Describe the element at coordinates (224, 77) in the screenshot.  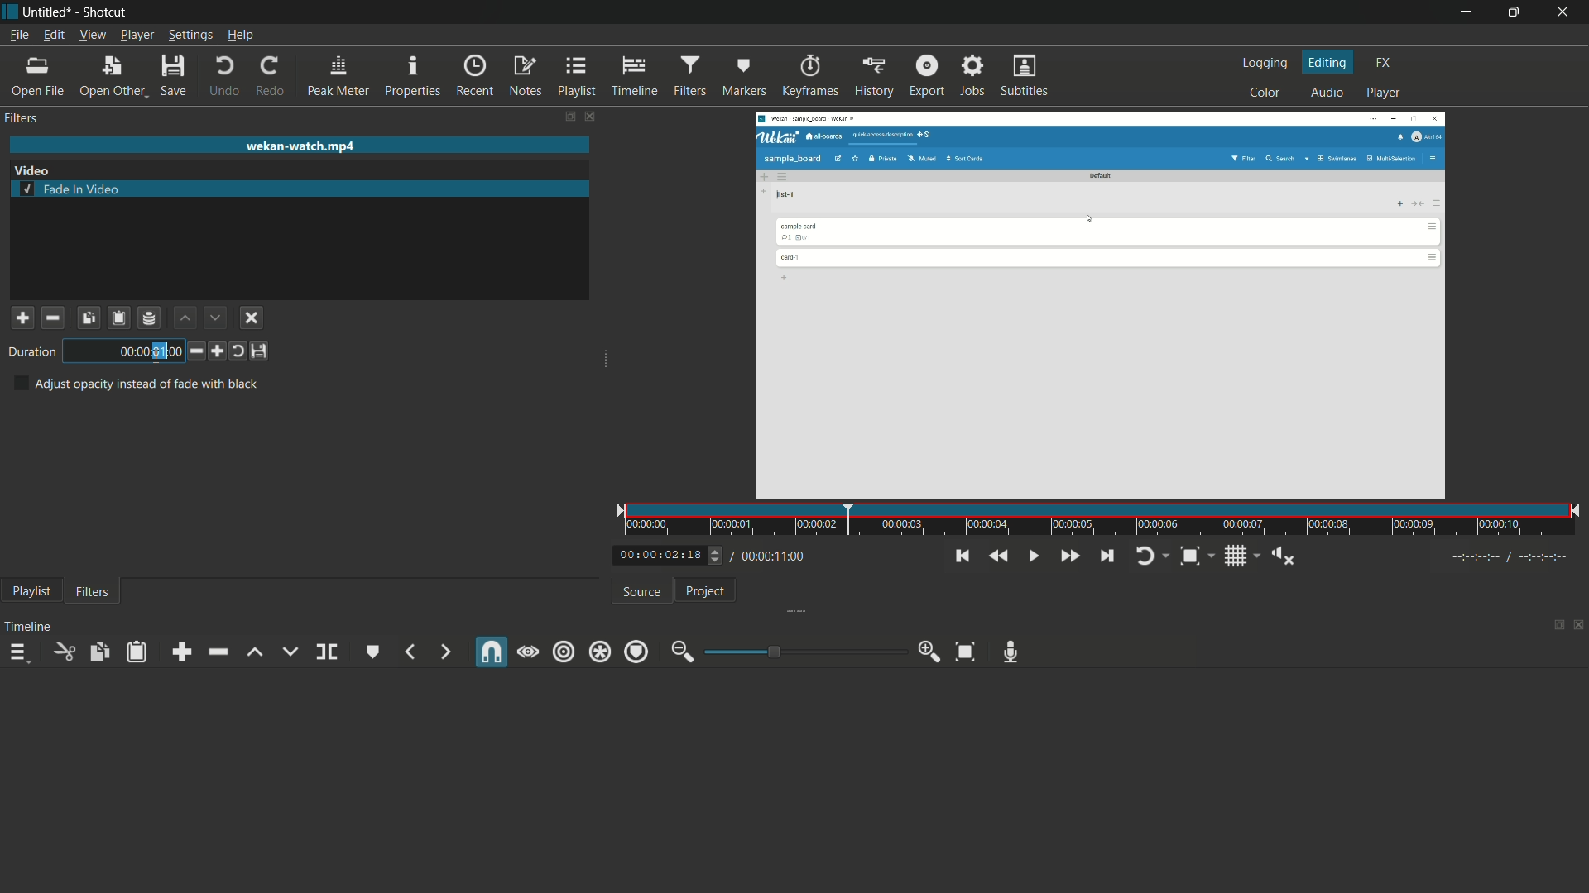
I see `undo` at that location.